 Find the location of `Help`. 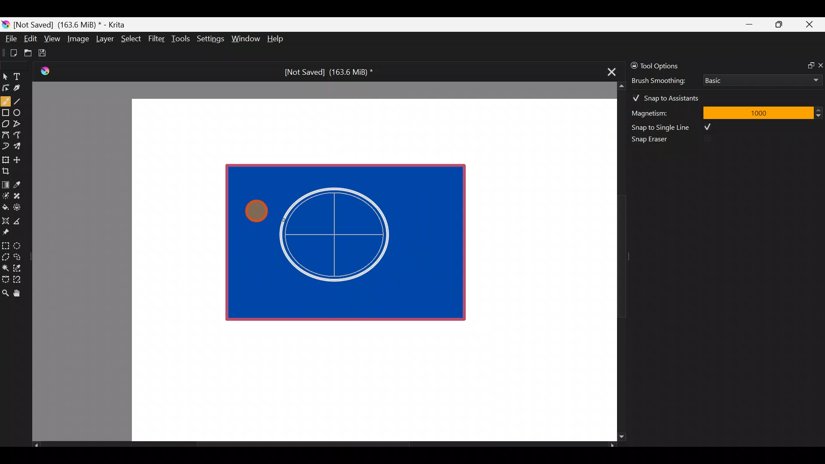

Help is located at coordinates (277, 40).